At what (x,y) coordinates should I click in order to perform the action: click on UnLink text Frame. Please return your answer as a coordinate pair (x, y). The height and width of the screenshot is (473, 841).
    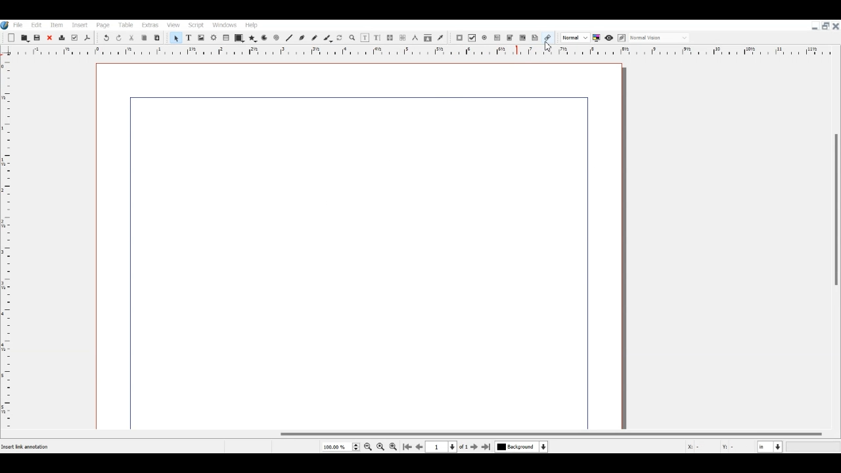
    Looking at the image, I should click on (403, 38).